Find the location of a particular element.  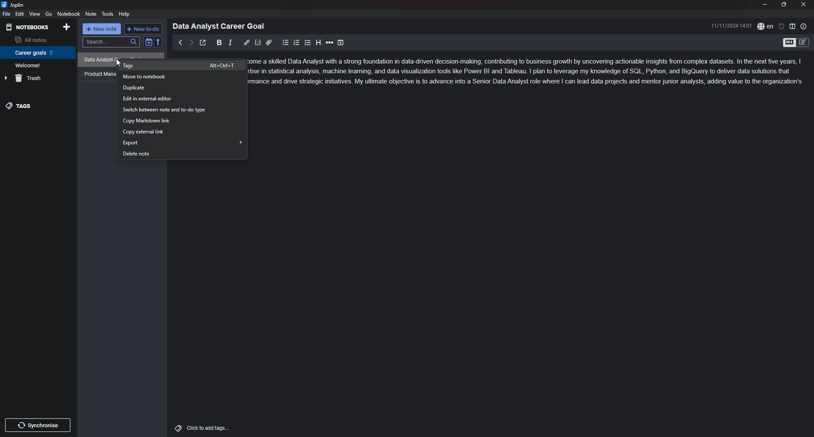

synchronise is located at coordinates (40, 426).